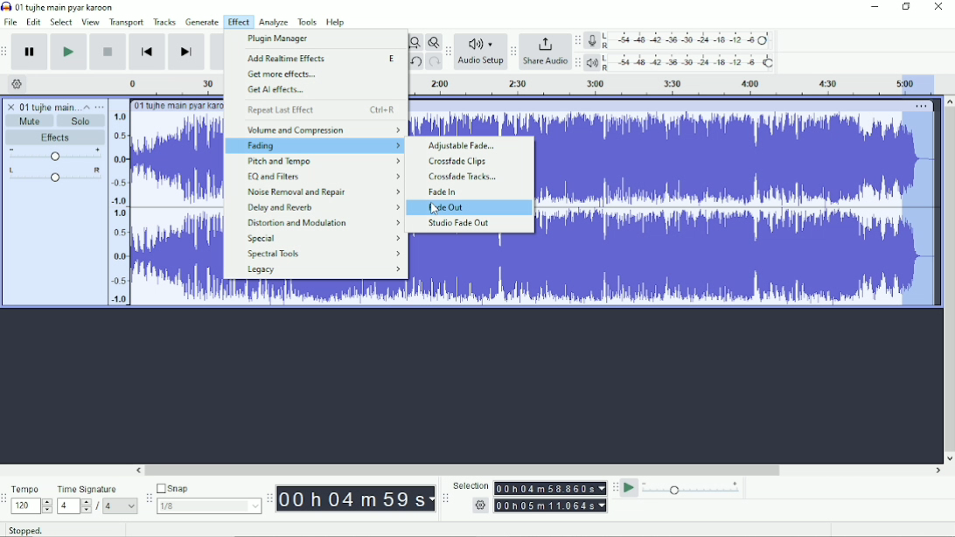  Describe the element at coordinates (277, 38) in the screenshot. I see `Plugin Manager` at that location.